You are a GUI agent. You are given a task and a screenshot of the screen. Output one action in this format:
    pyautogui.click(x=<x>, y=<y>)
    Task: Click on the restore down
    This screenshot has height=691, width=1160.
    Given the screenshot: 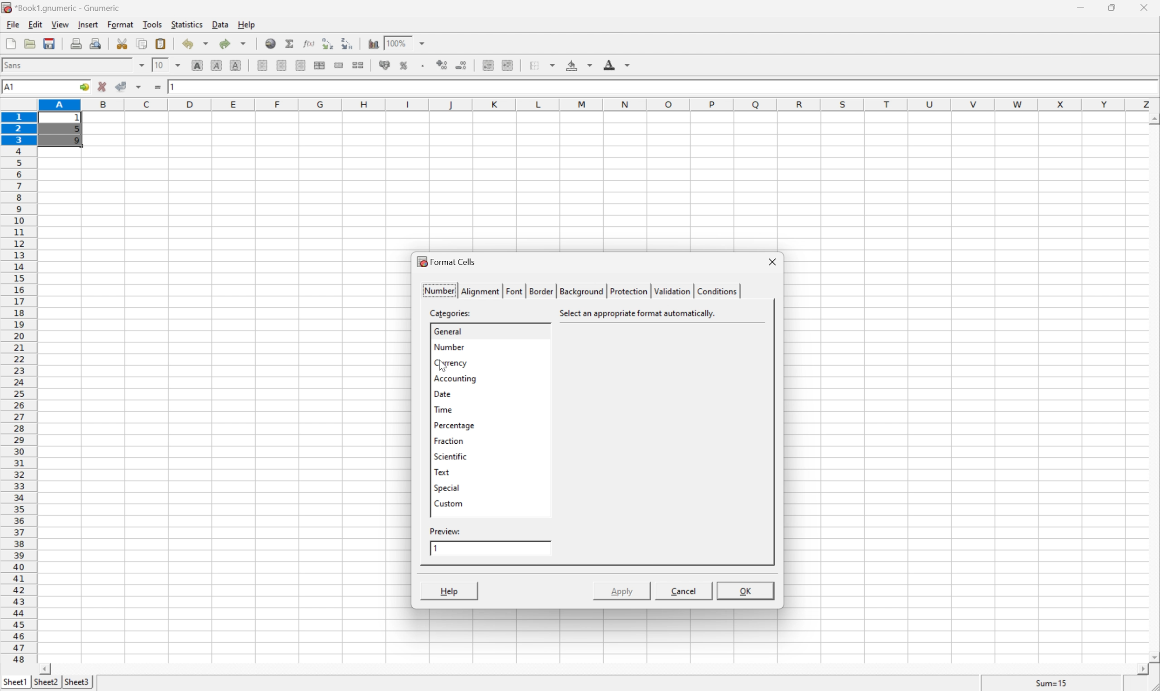 What is the action you would take?
    pyautogui.click(x=1113, y=7)
    